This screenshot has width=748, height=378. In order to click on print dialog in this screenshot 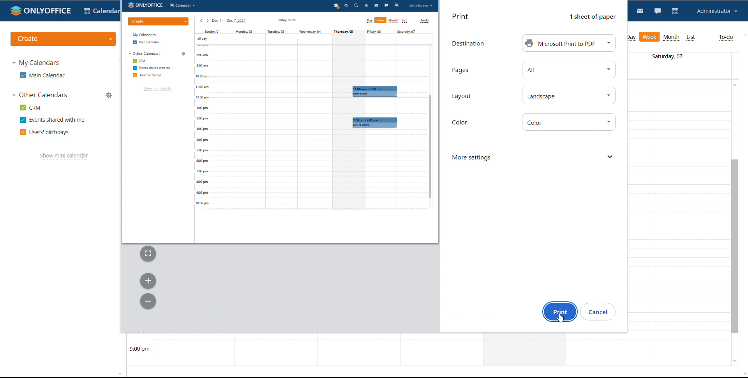, I will do `click(461, 17)`.